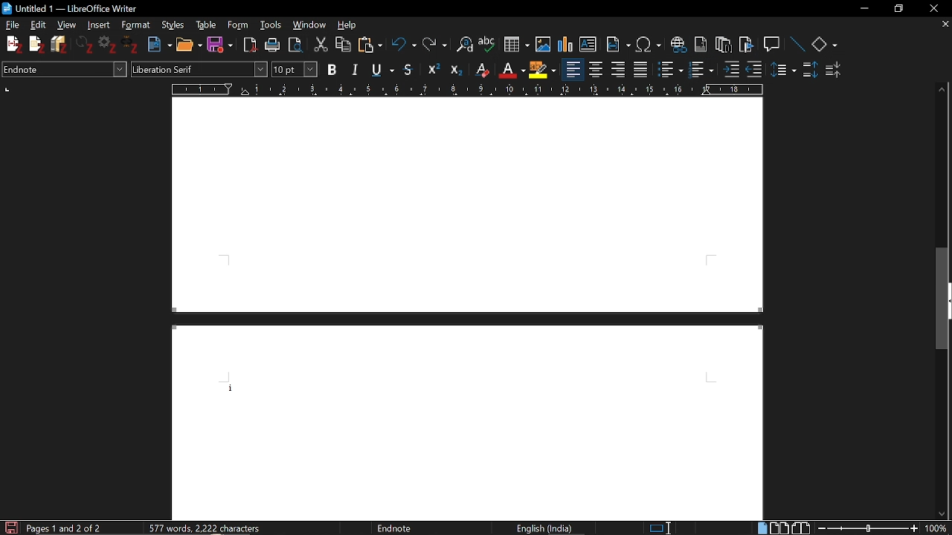 The width and height of the screenshot is (952, 535). What do you see at coordinates (433, 70) in the screenshot?
I see `Superscript` at bounding box center [433, 70].